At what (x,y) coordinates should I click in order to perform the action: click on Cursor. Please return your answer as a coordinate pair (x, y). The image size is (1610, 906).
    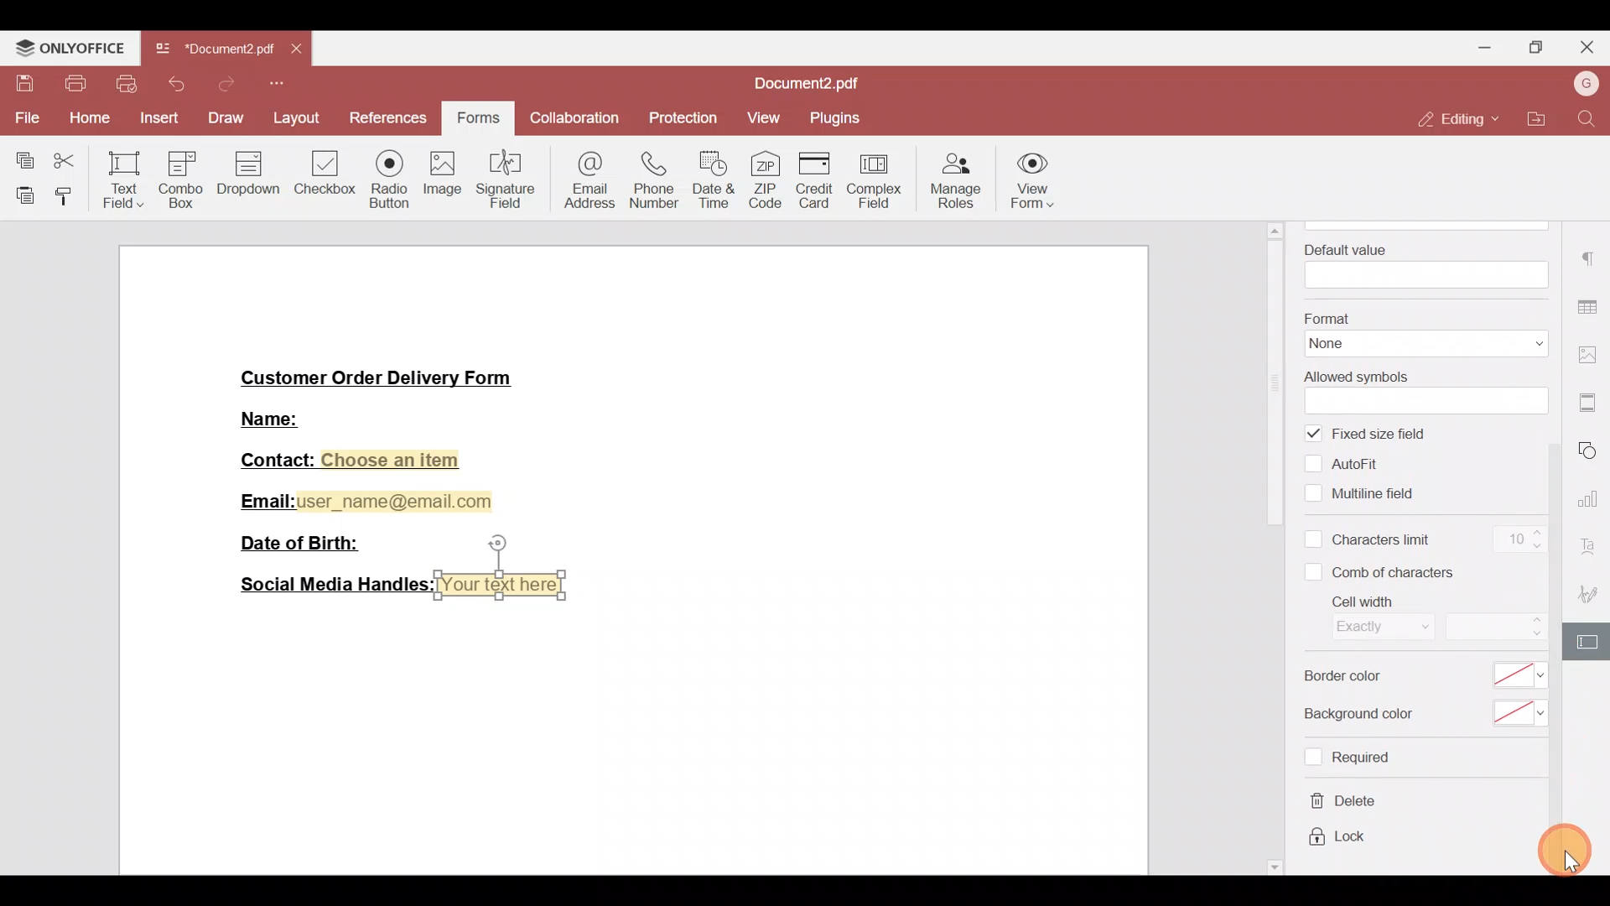
    Looking at the image, I should click on (1564, 851).